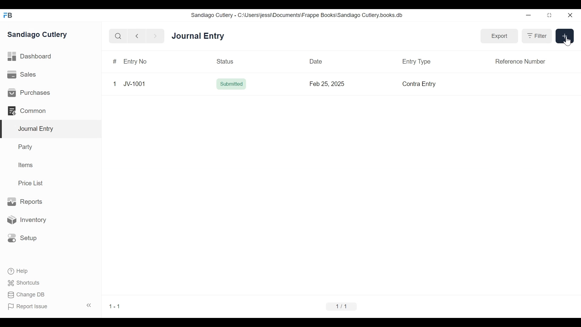 Image resolution: width=581 pixels, height=327 pixels. Describe the element at coordinates (500, 36) in the screenshot. I see `Export` at that location.